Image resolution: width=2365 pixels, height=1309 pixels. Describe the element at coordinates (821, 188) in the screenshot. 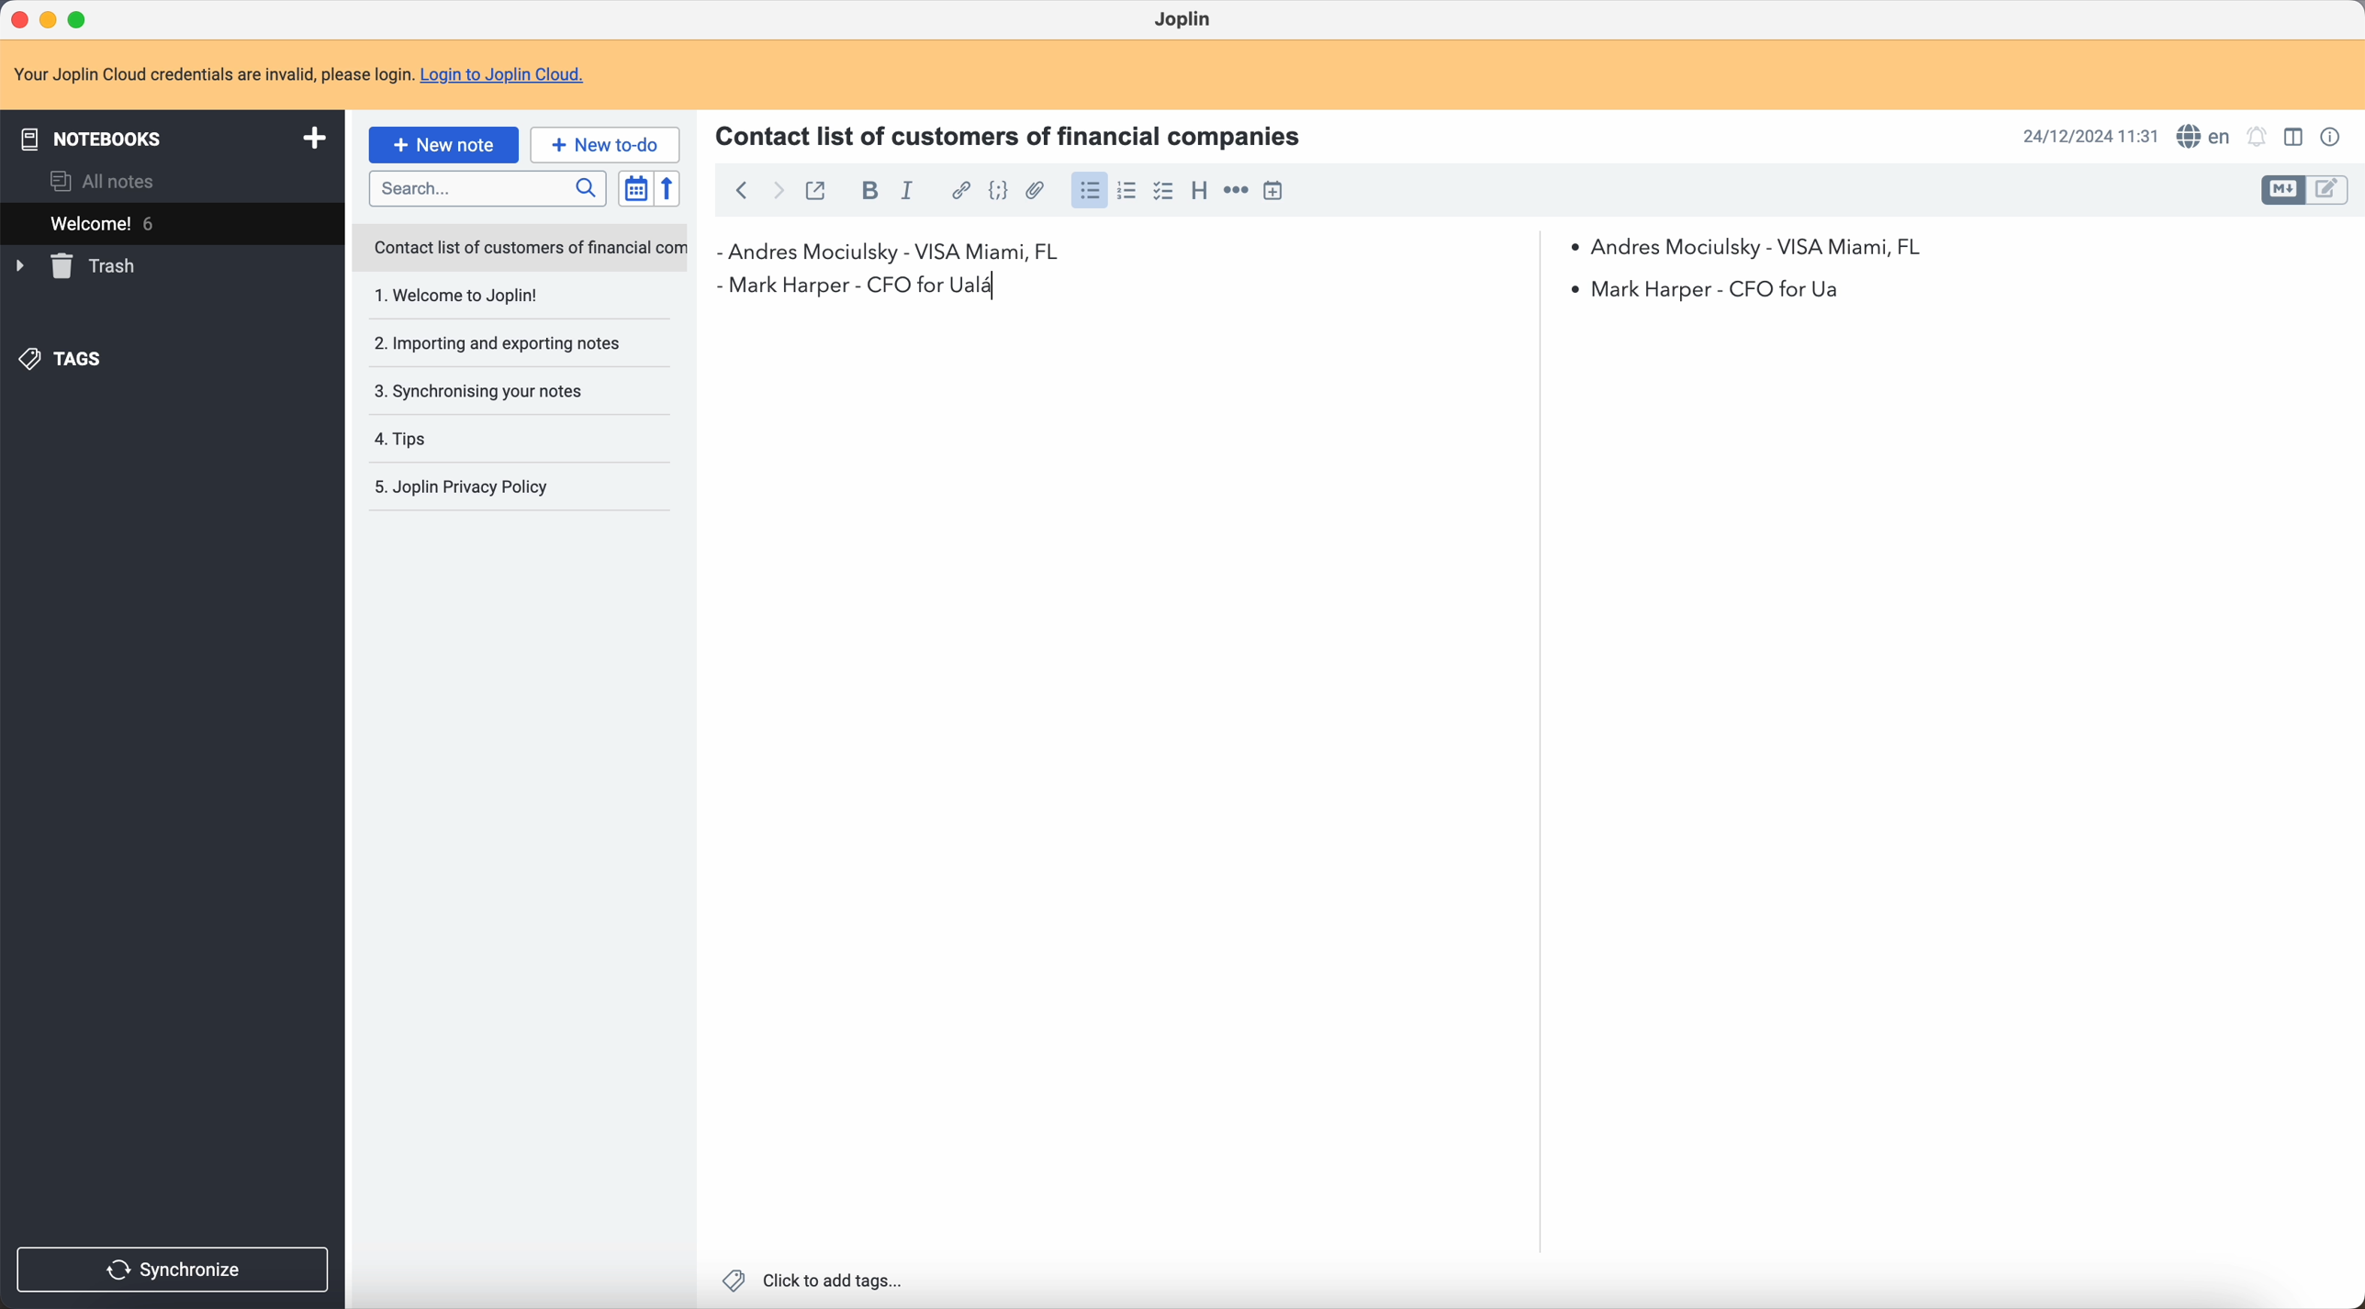

I see `toggle external editing` at that location.